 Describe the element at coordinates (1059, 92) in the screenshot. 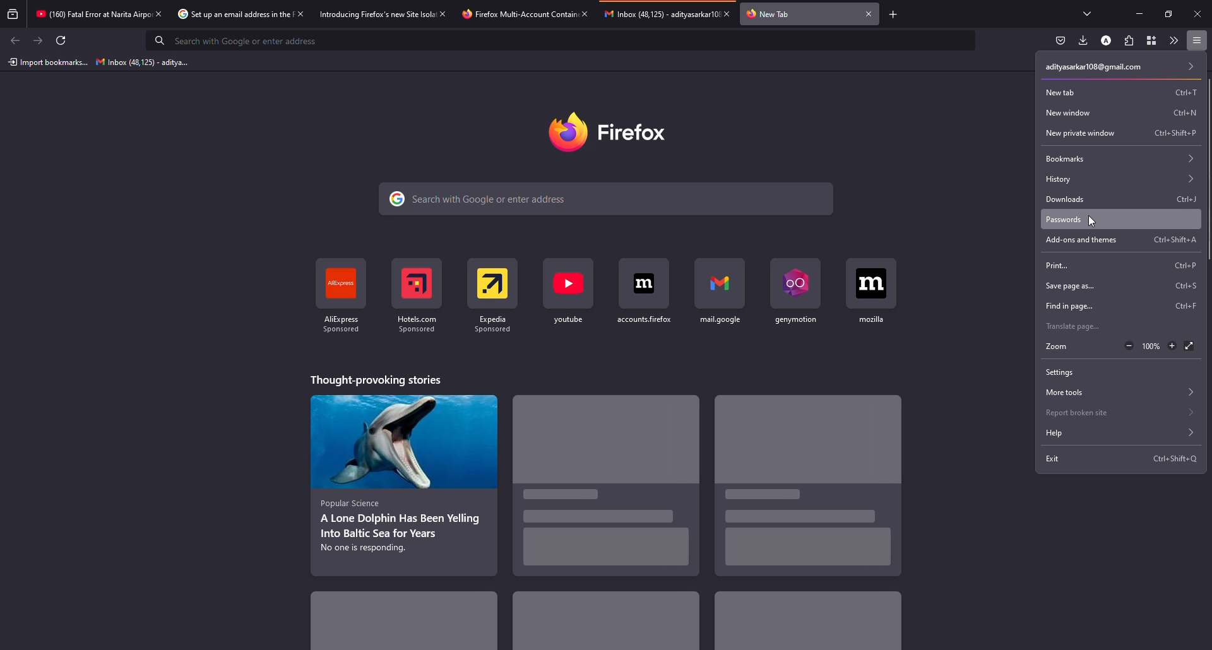

I see `new tab` at that location.